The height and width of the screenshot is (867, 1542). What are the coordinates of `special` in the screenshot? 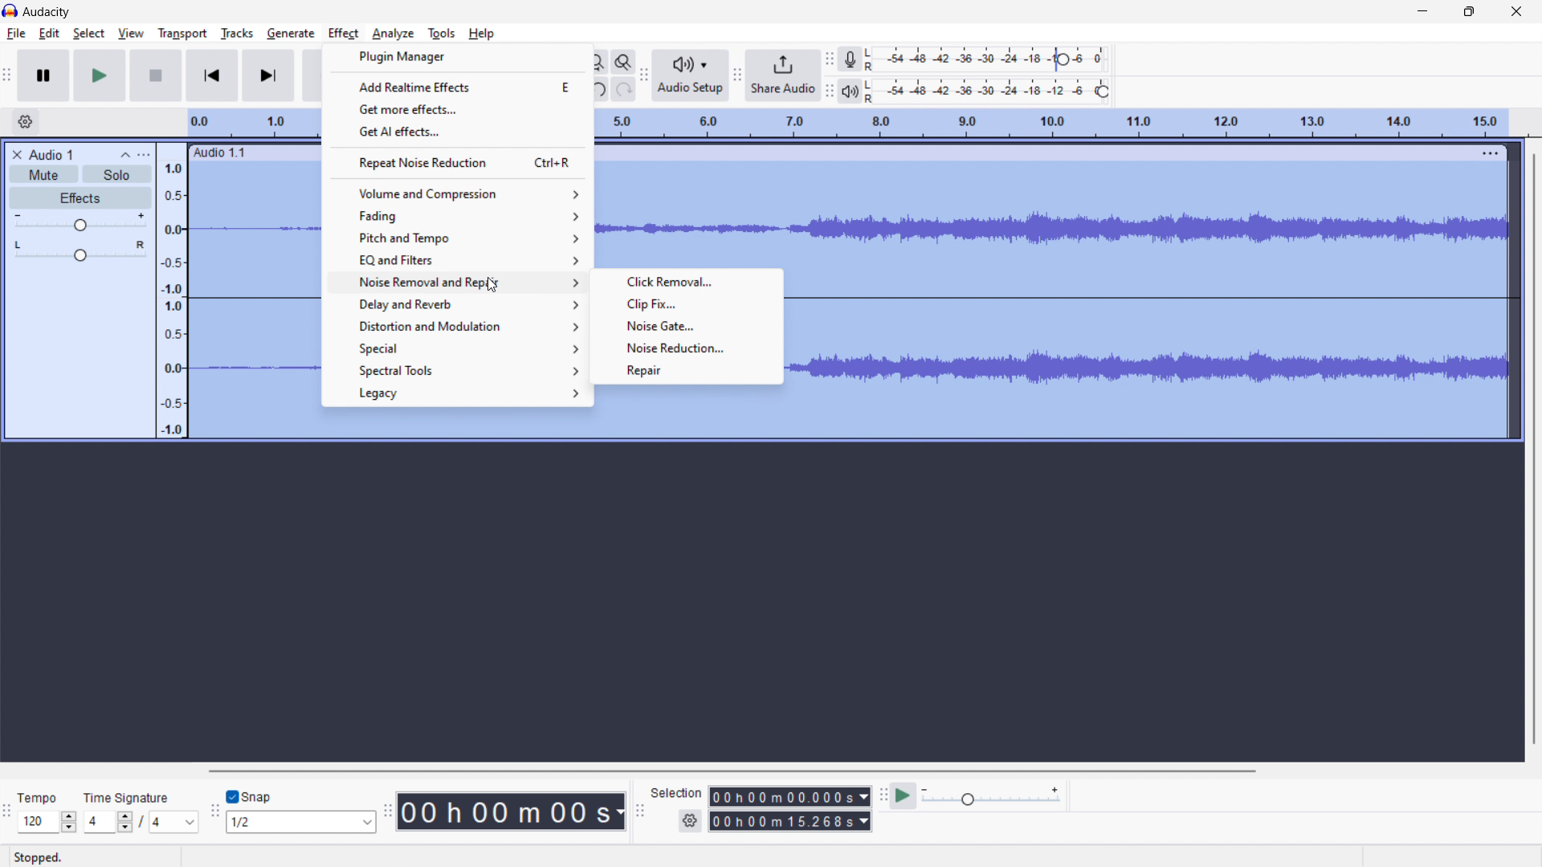 It's located at (454, 348).